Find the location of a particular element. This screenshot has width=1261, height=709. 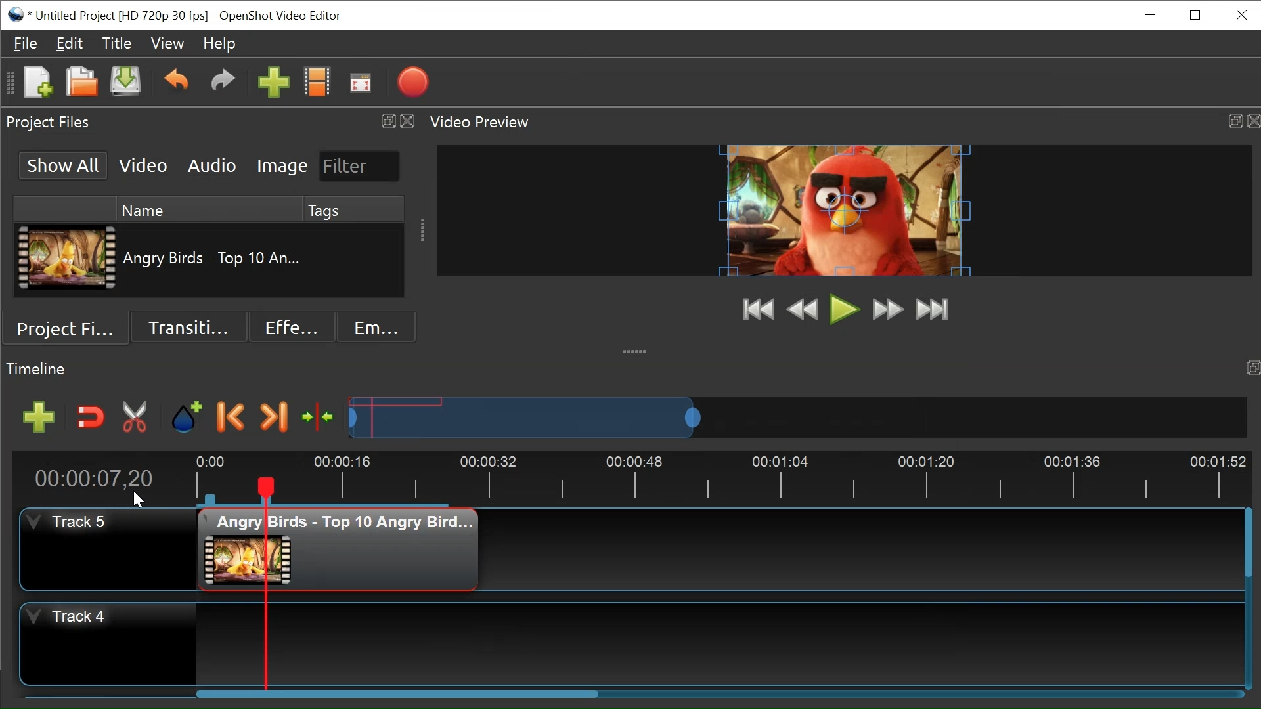

Marker is located at coordinates (187, 415).